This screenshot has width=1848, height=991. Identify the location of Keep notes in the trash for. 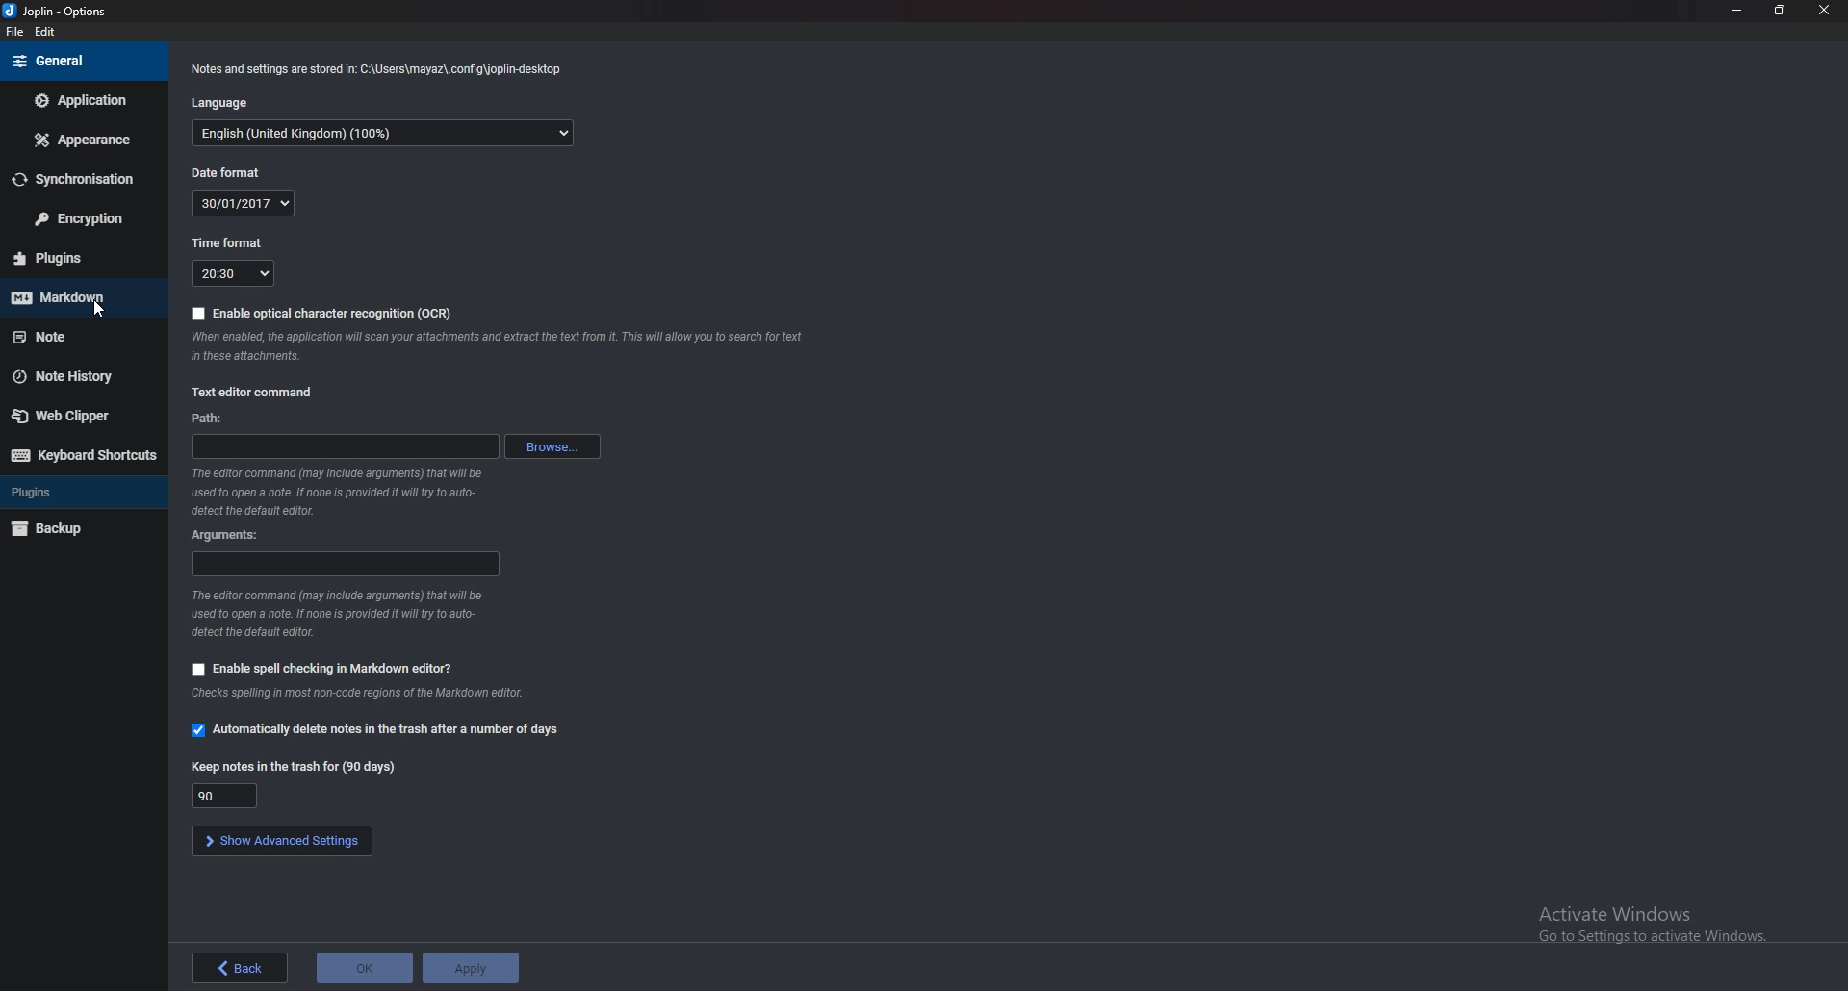
(296, 765).